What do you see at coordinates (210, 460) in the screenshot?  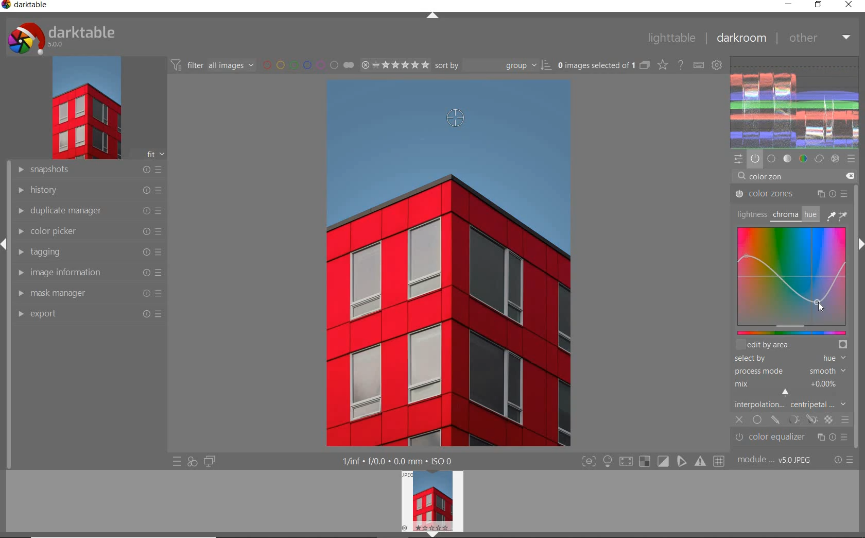 I see `display a second darkroom image widow` at bounding box center [210, 460].